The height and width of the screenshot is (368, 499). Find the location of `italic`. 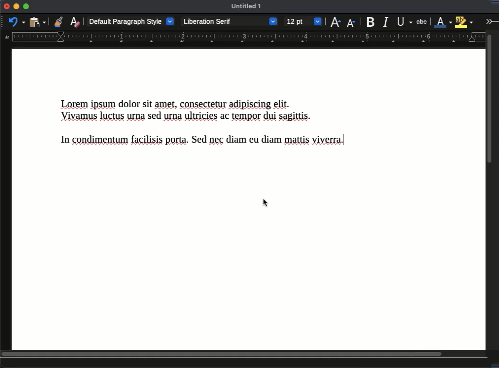

italic is located at coordinates (385, 22).